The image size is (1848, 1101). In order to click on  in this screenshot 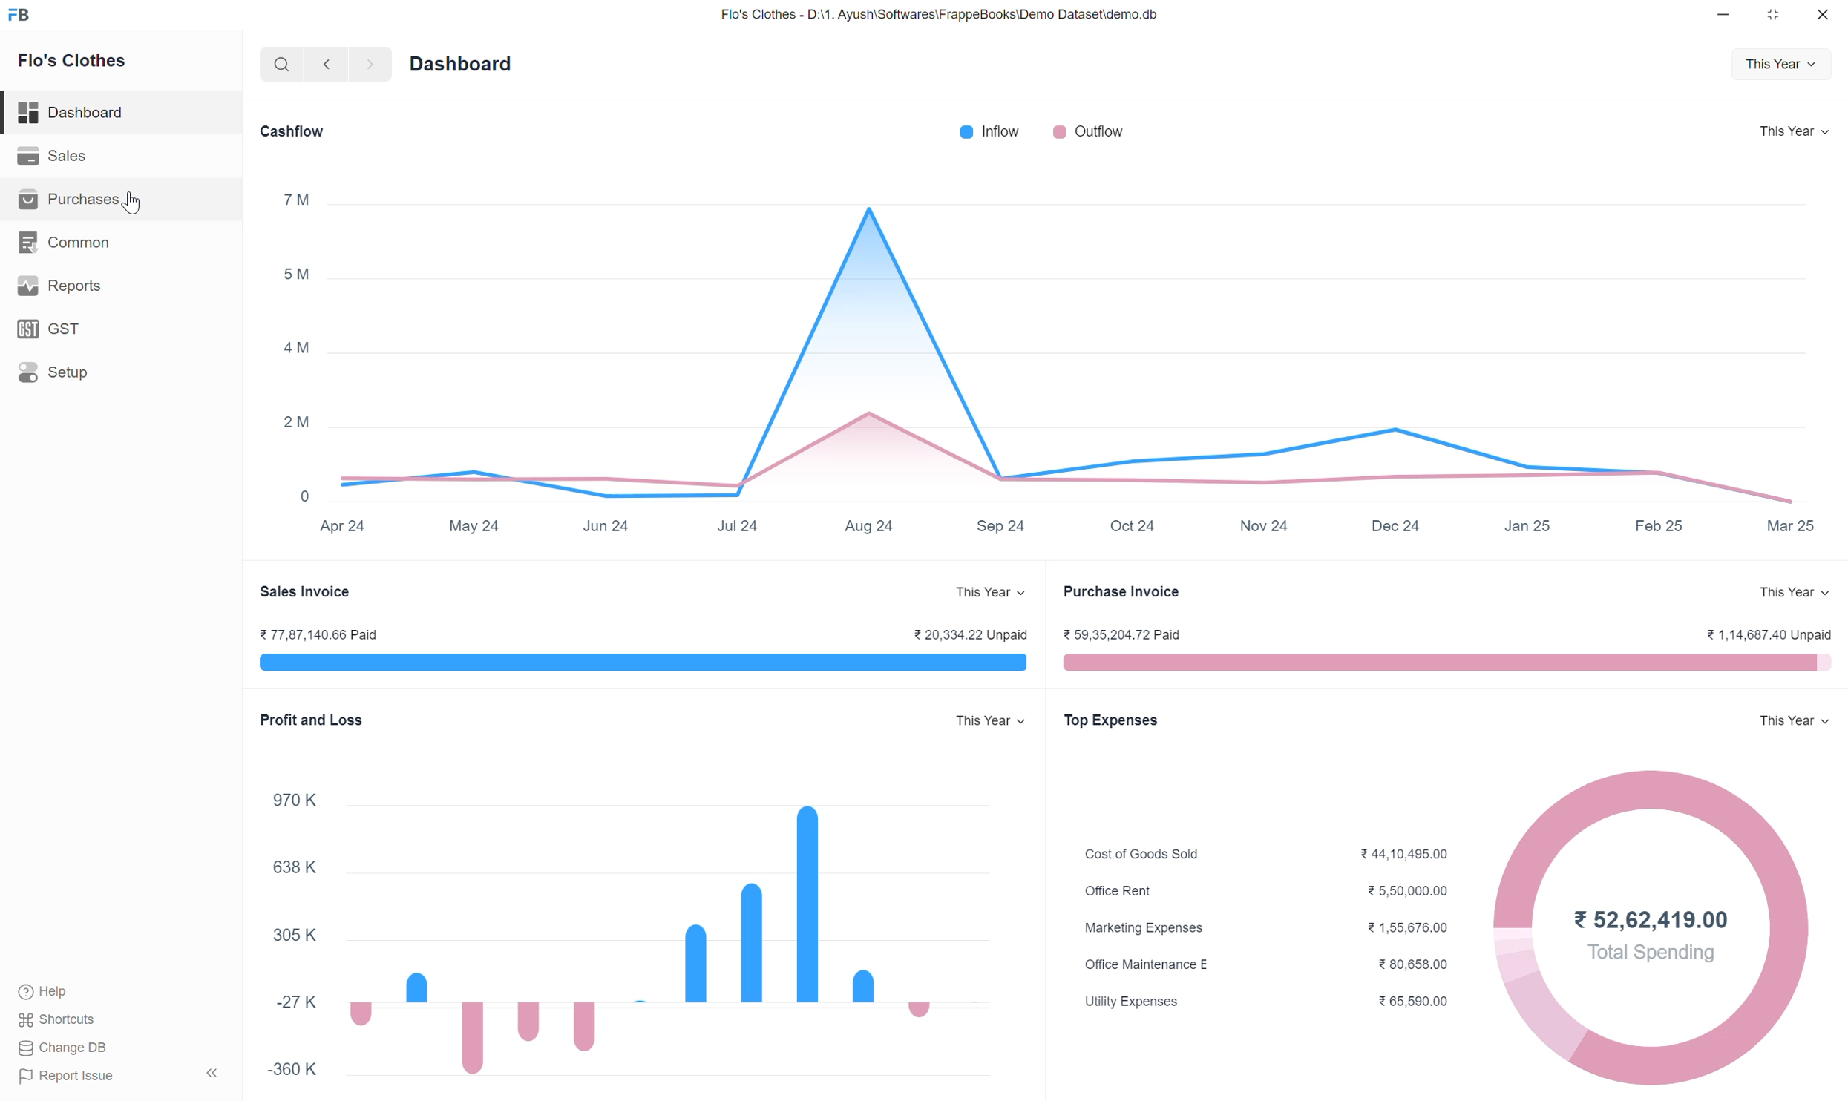, I will do `click(295, 936)`.